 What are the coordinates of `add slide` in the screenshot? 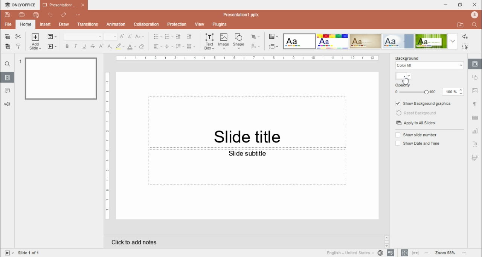 It's located at (35, 42).